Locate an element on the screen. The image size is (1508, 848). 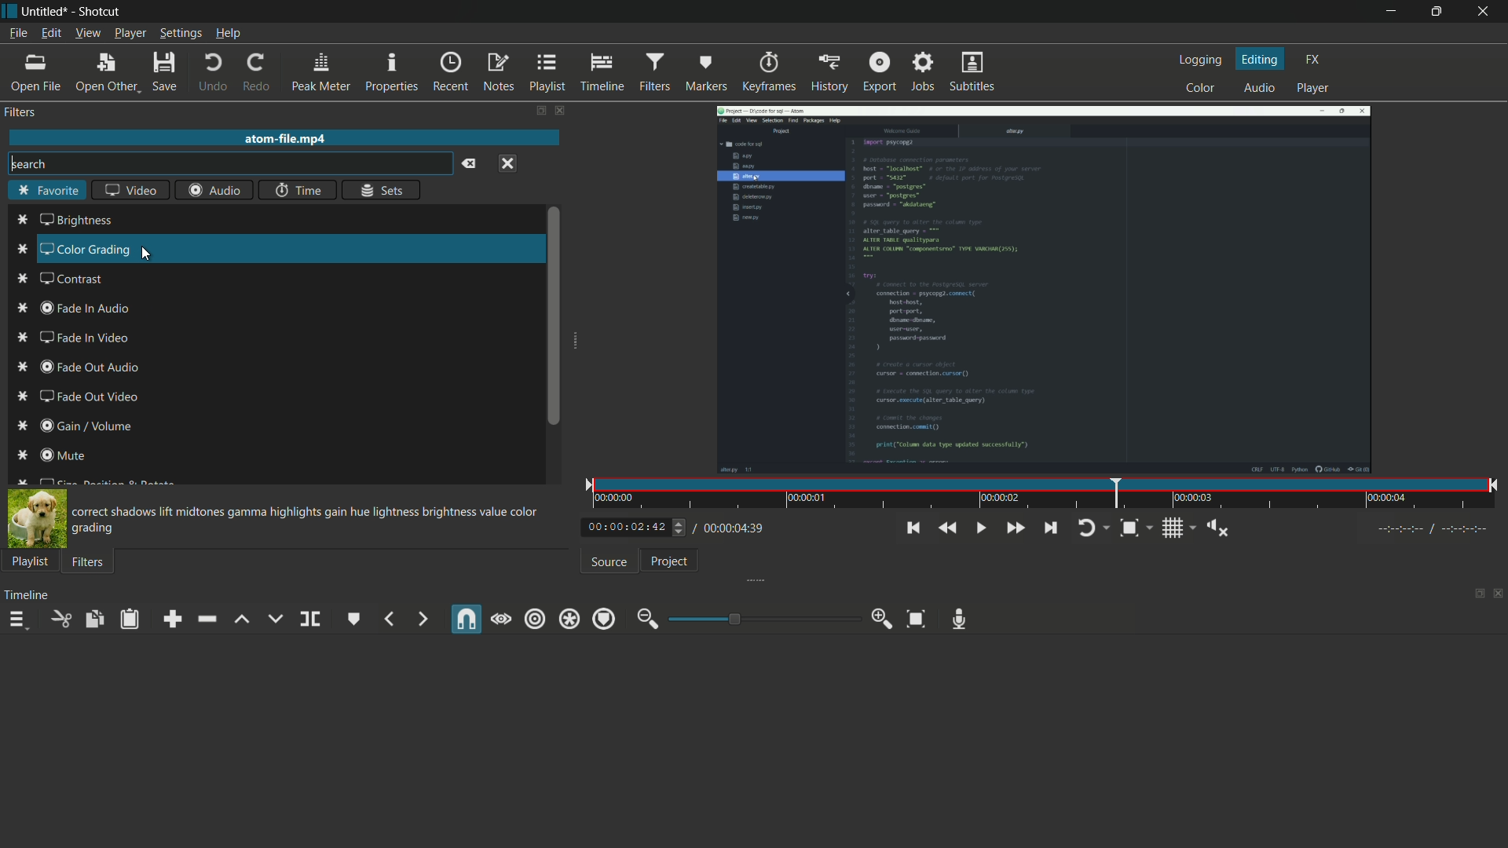
current itme is located at coordinates (628, 528).